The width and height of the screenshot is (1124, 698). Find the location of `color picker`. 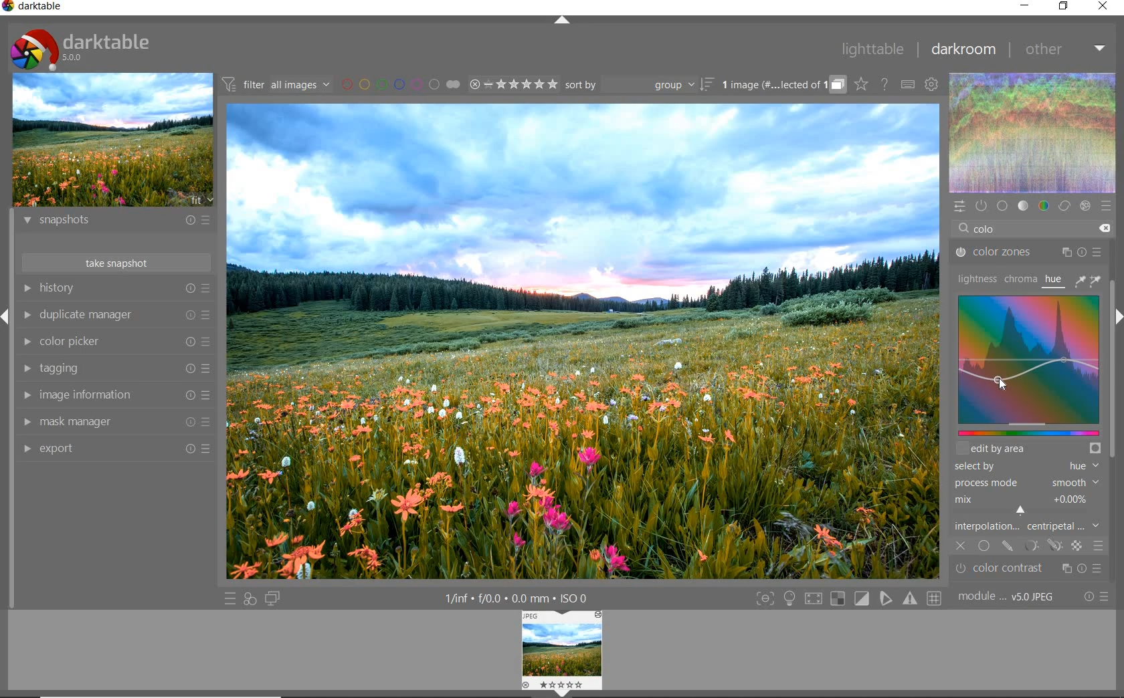

color picker is located at coordinates (116, 341).